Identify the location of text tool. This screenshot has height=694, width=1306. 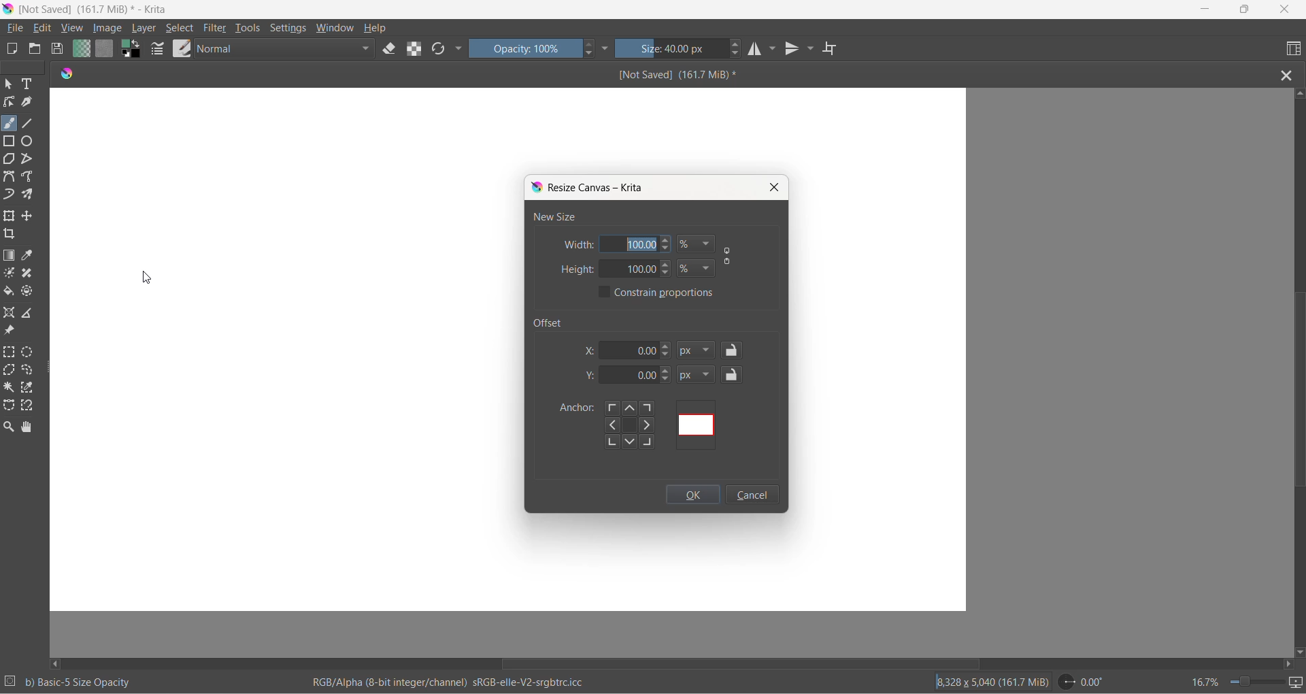
(30, 86).